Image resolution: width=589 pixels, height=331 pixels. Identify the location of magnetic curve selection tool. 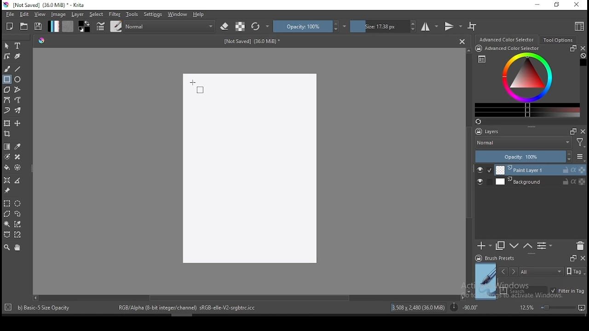
(17, 234).